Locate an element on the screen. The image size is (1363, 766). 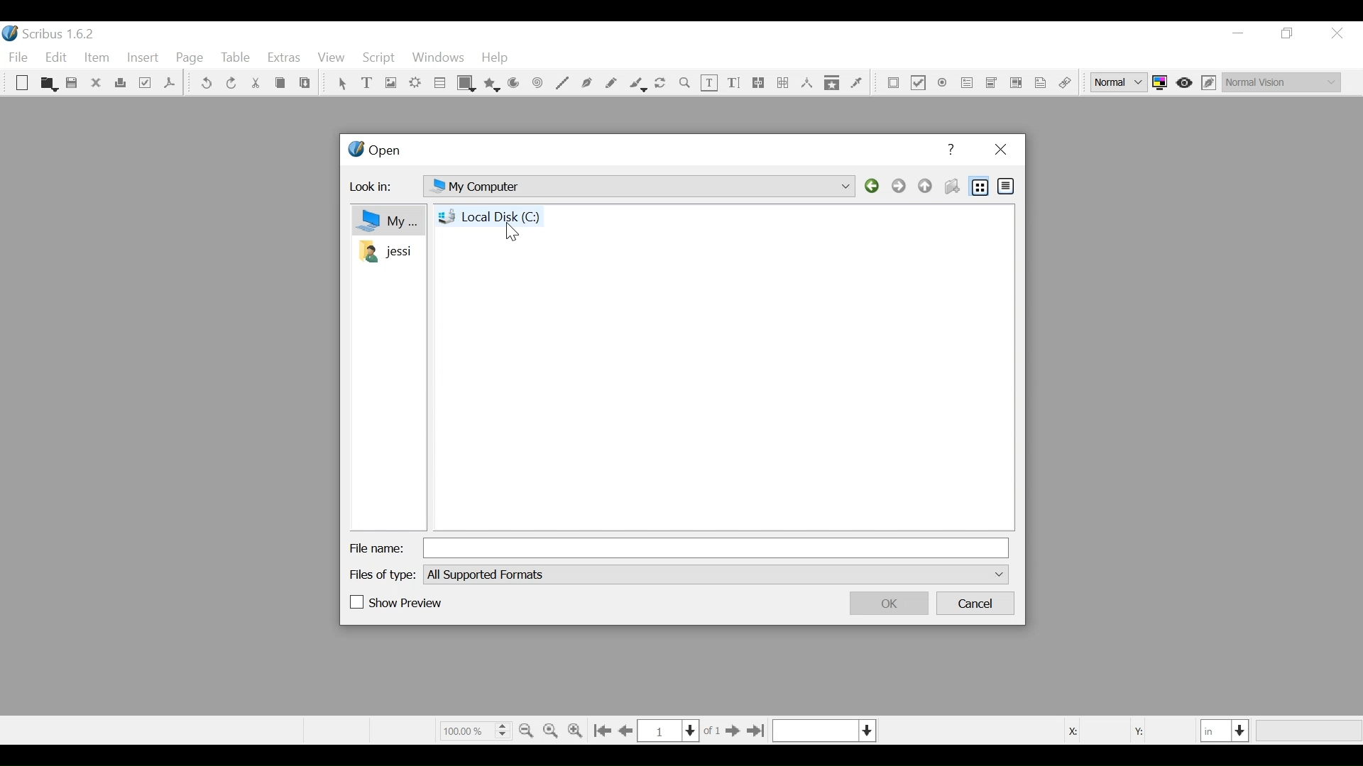
Edit is located at coordinates (58, 58).